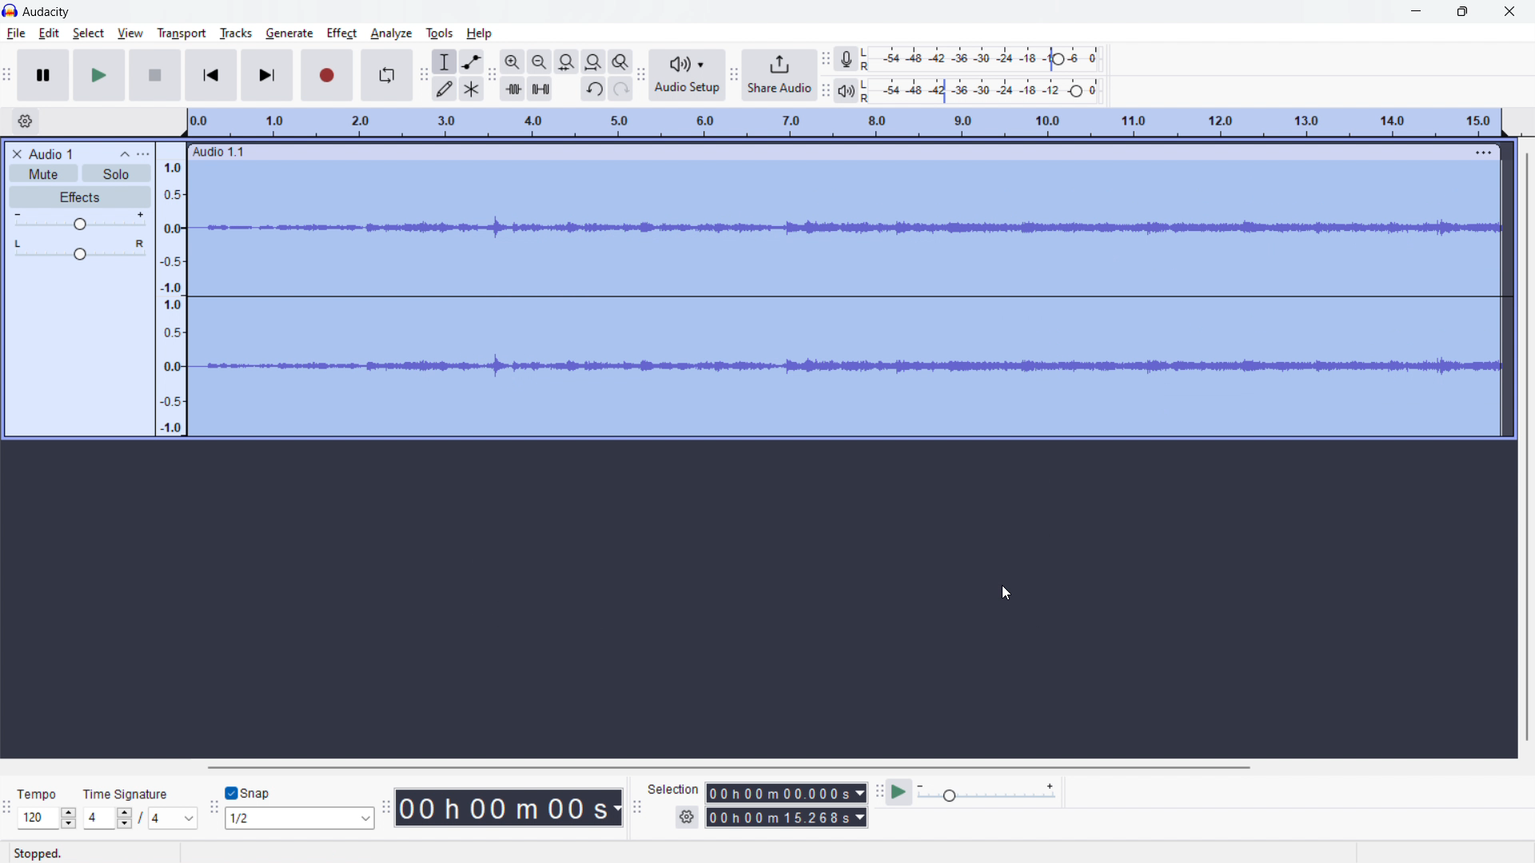  What do you see at coordinates (214, 807) in the screenshot?
I see `snapping toolbar` at bounding box center [214, 807].